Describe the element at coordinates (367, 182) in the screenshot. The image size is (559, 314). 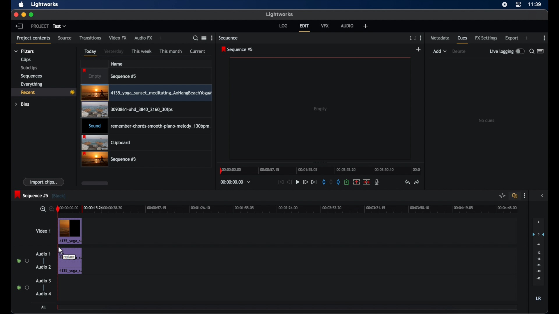
I see `cut` at that location.